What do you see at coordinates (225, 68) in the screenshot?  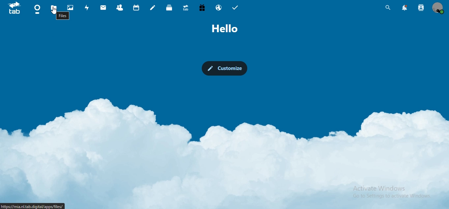 I see `customize` at bounding box center [225, 68].